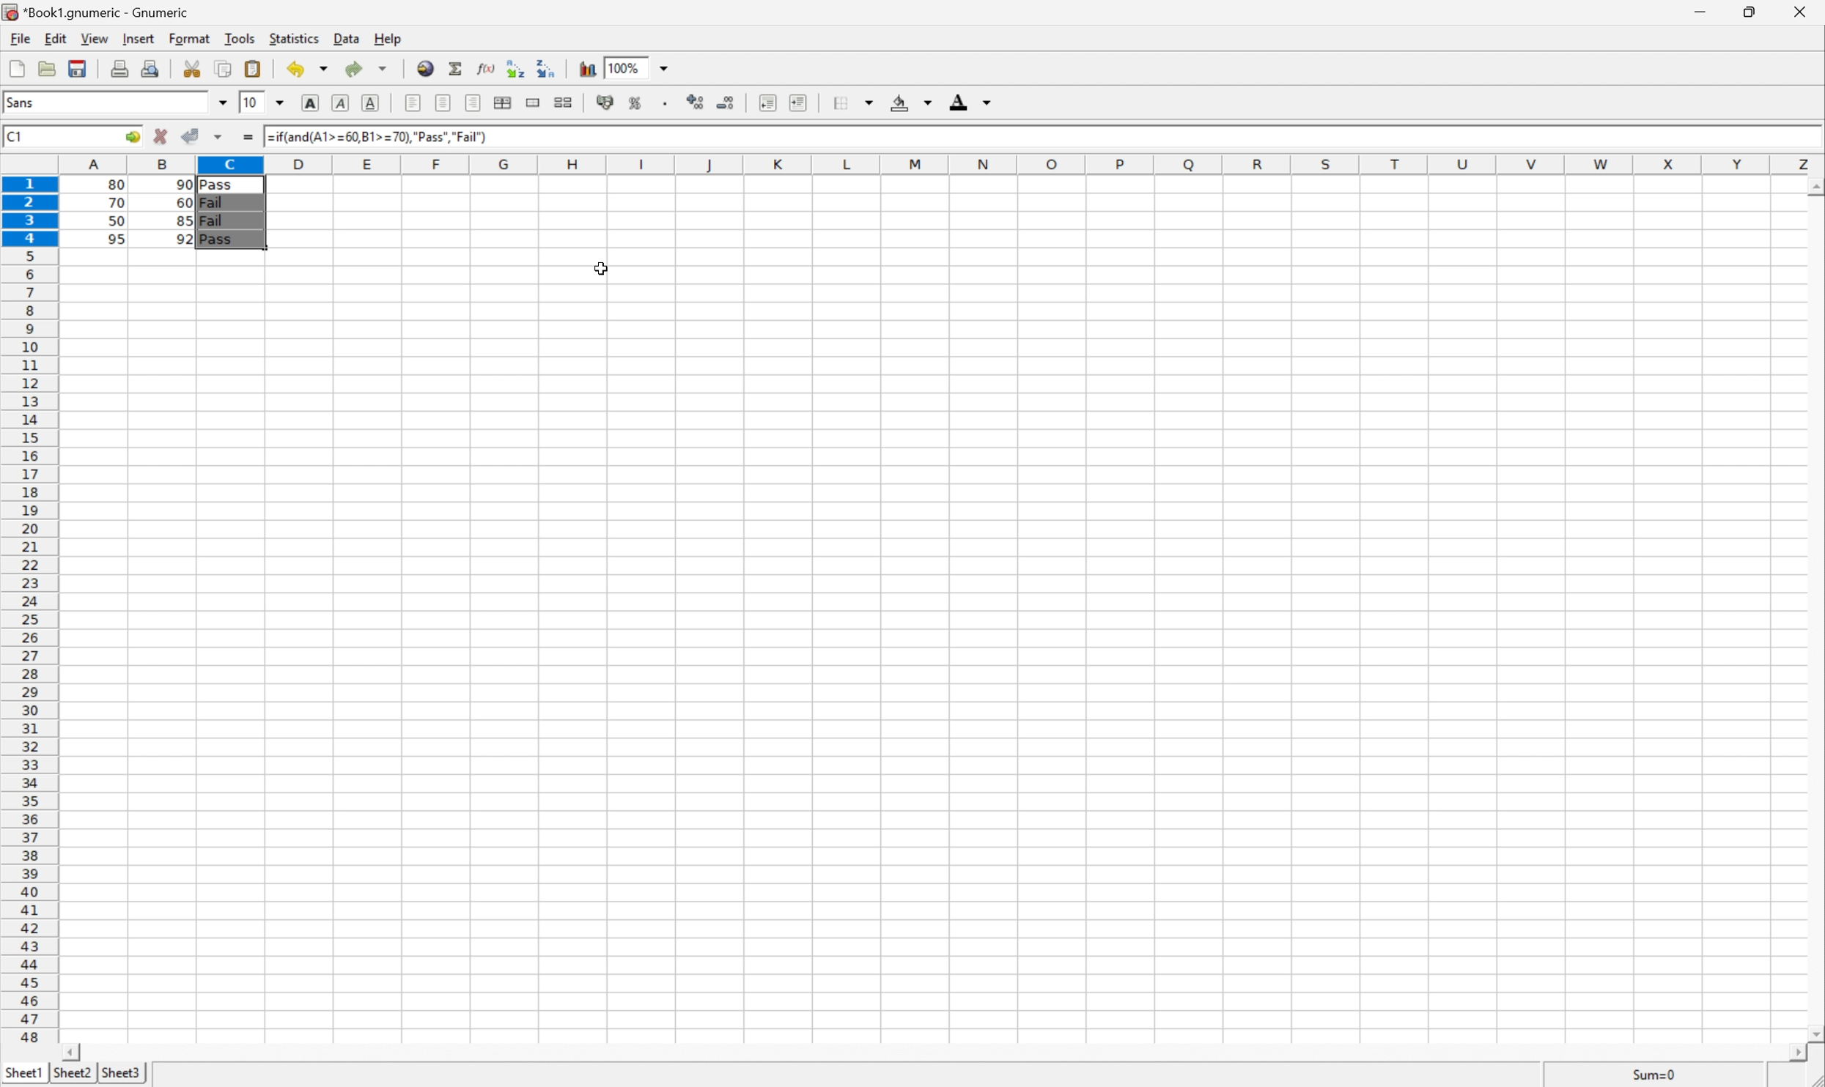 Image resolution: width=1825 pixels, height=1087 pixels. Describe the element at coordinates (113, 222) in the screenshot. I see `50` at that location.